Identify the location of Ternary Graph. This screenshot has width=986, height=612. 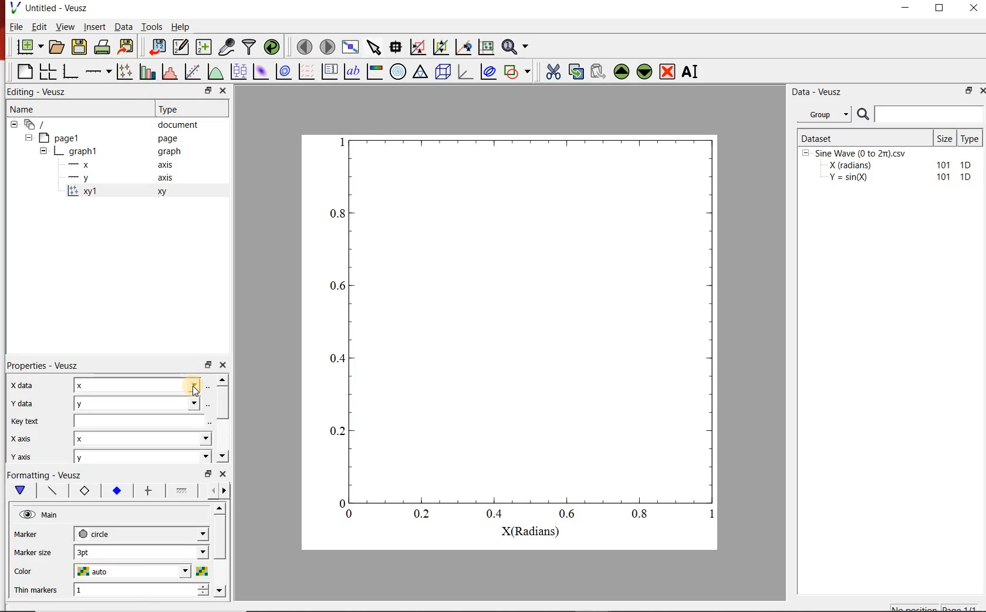
(421, 72).